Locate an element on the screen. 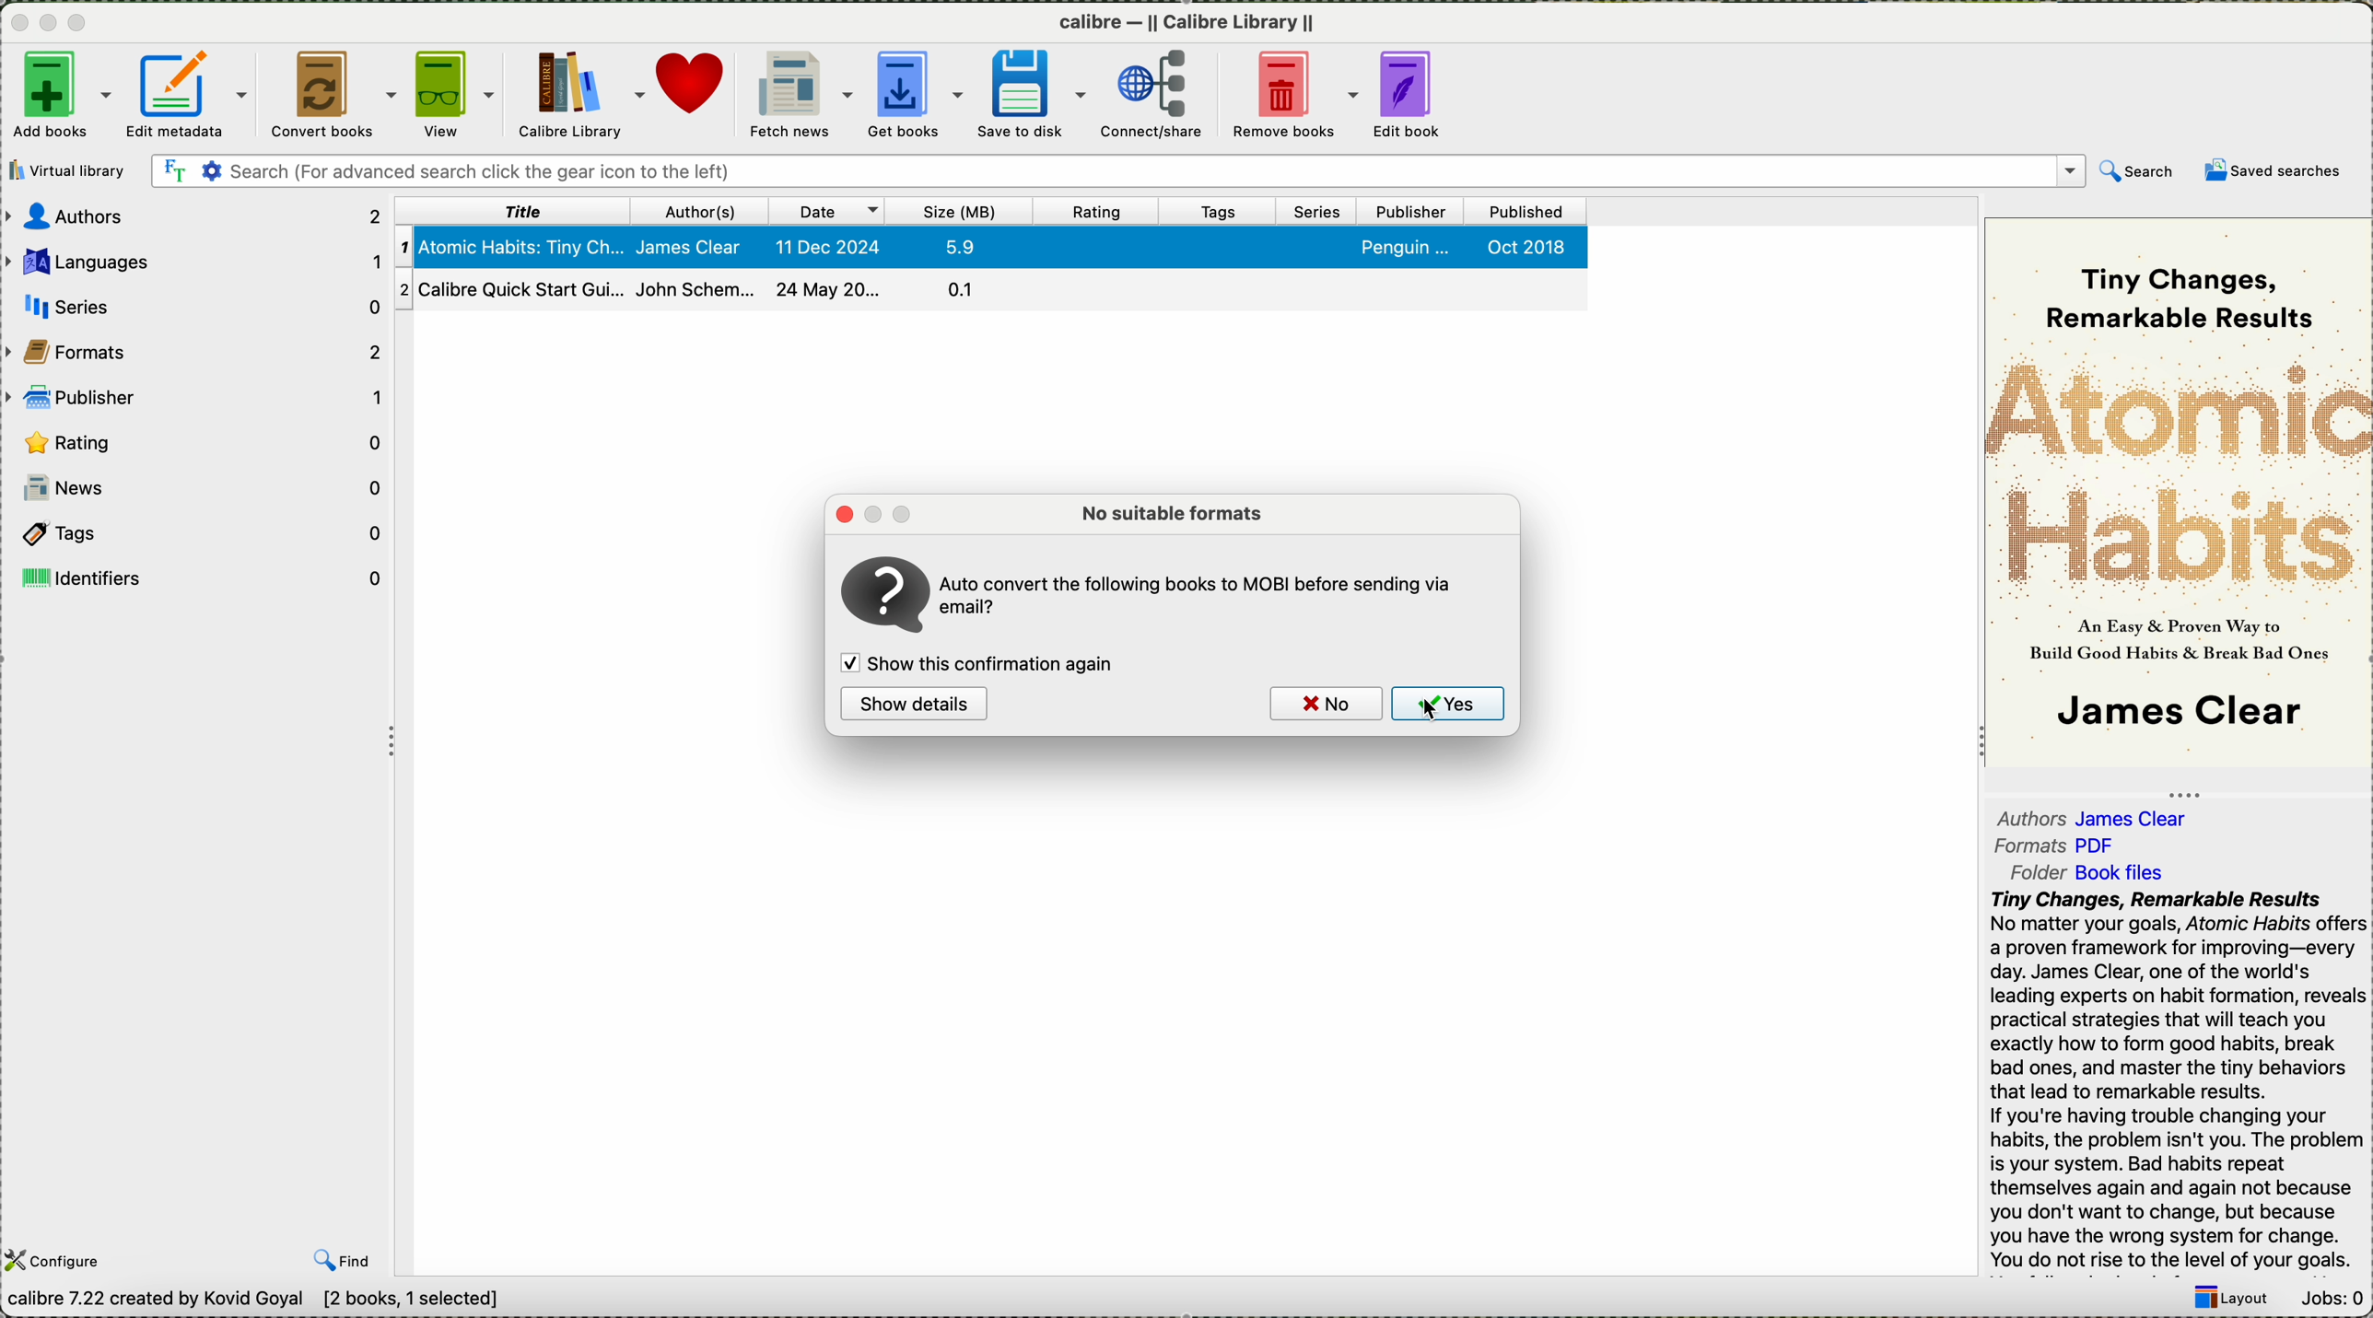  view is located at coordinates (460, 93).